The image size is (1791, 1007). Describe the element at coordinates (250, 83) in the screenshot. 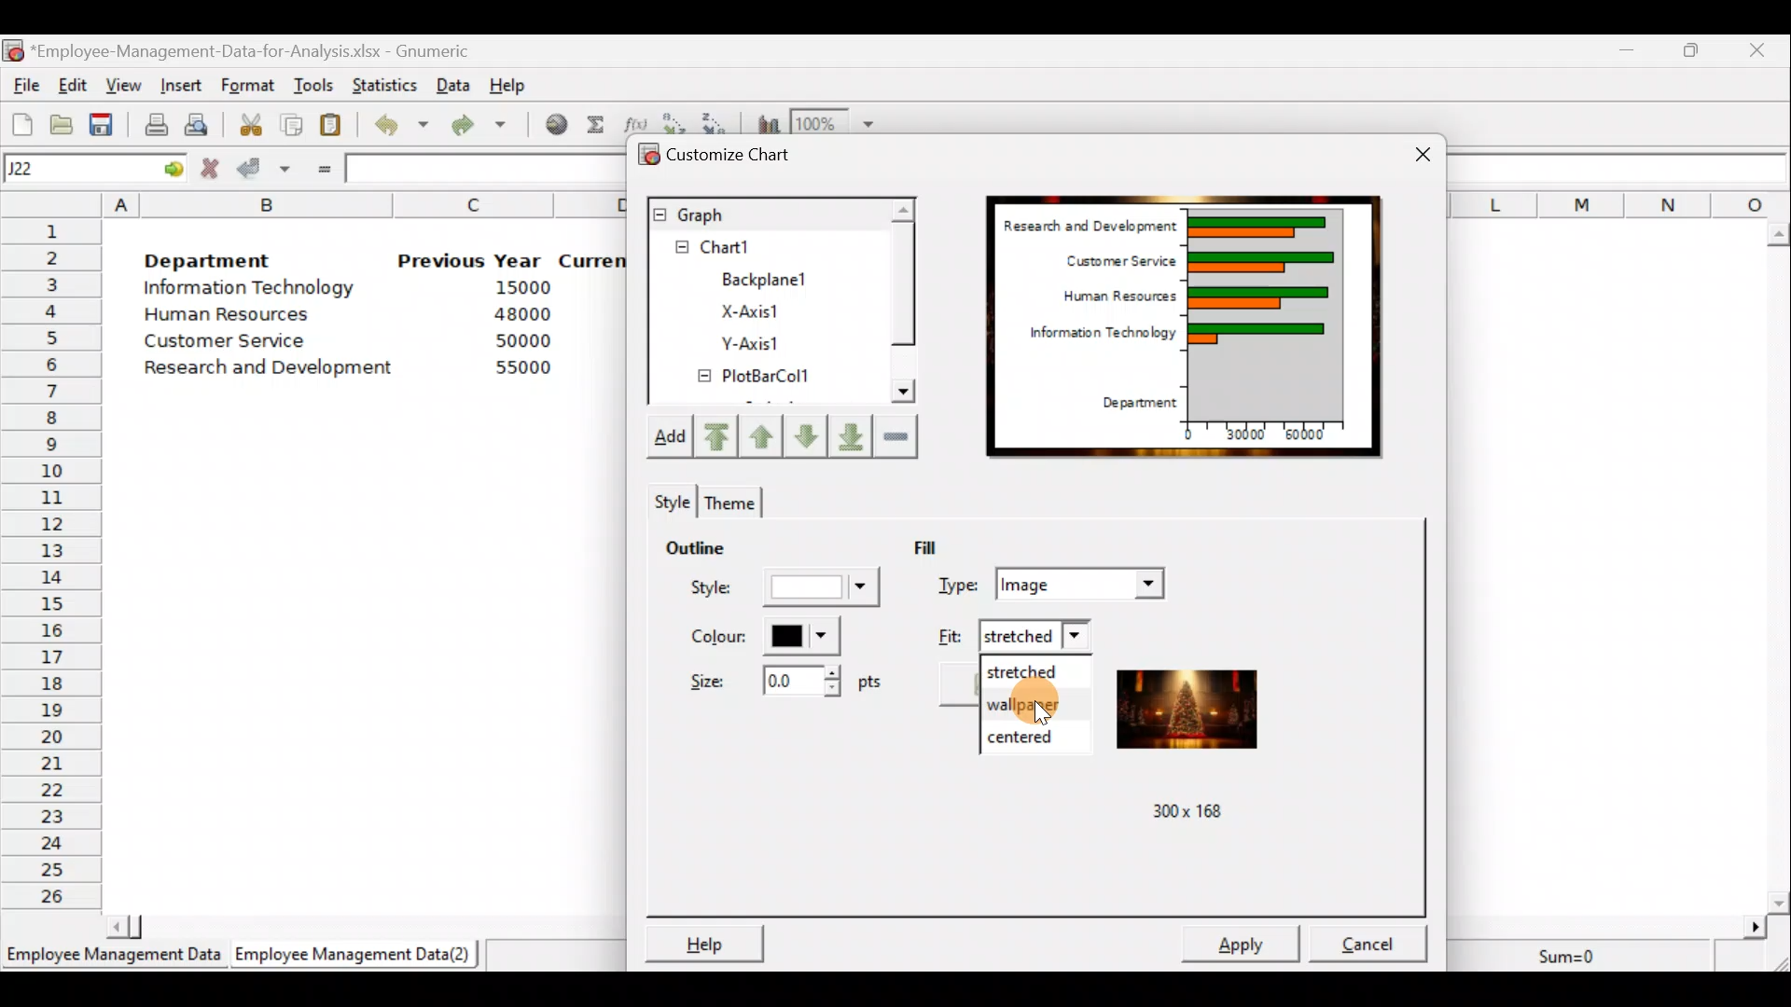

I see `Format` at that location.